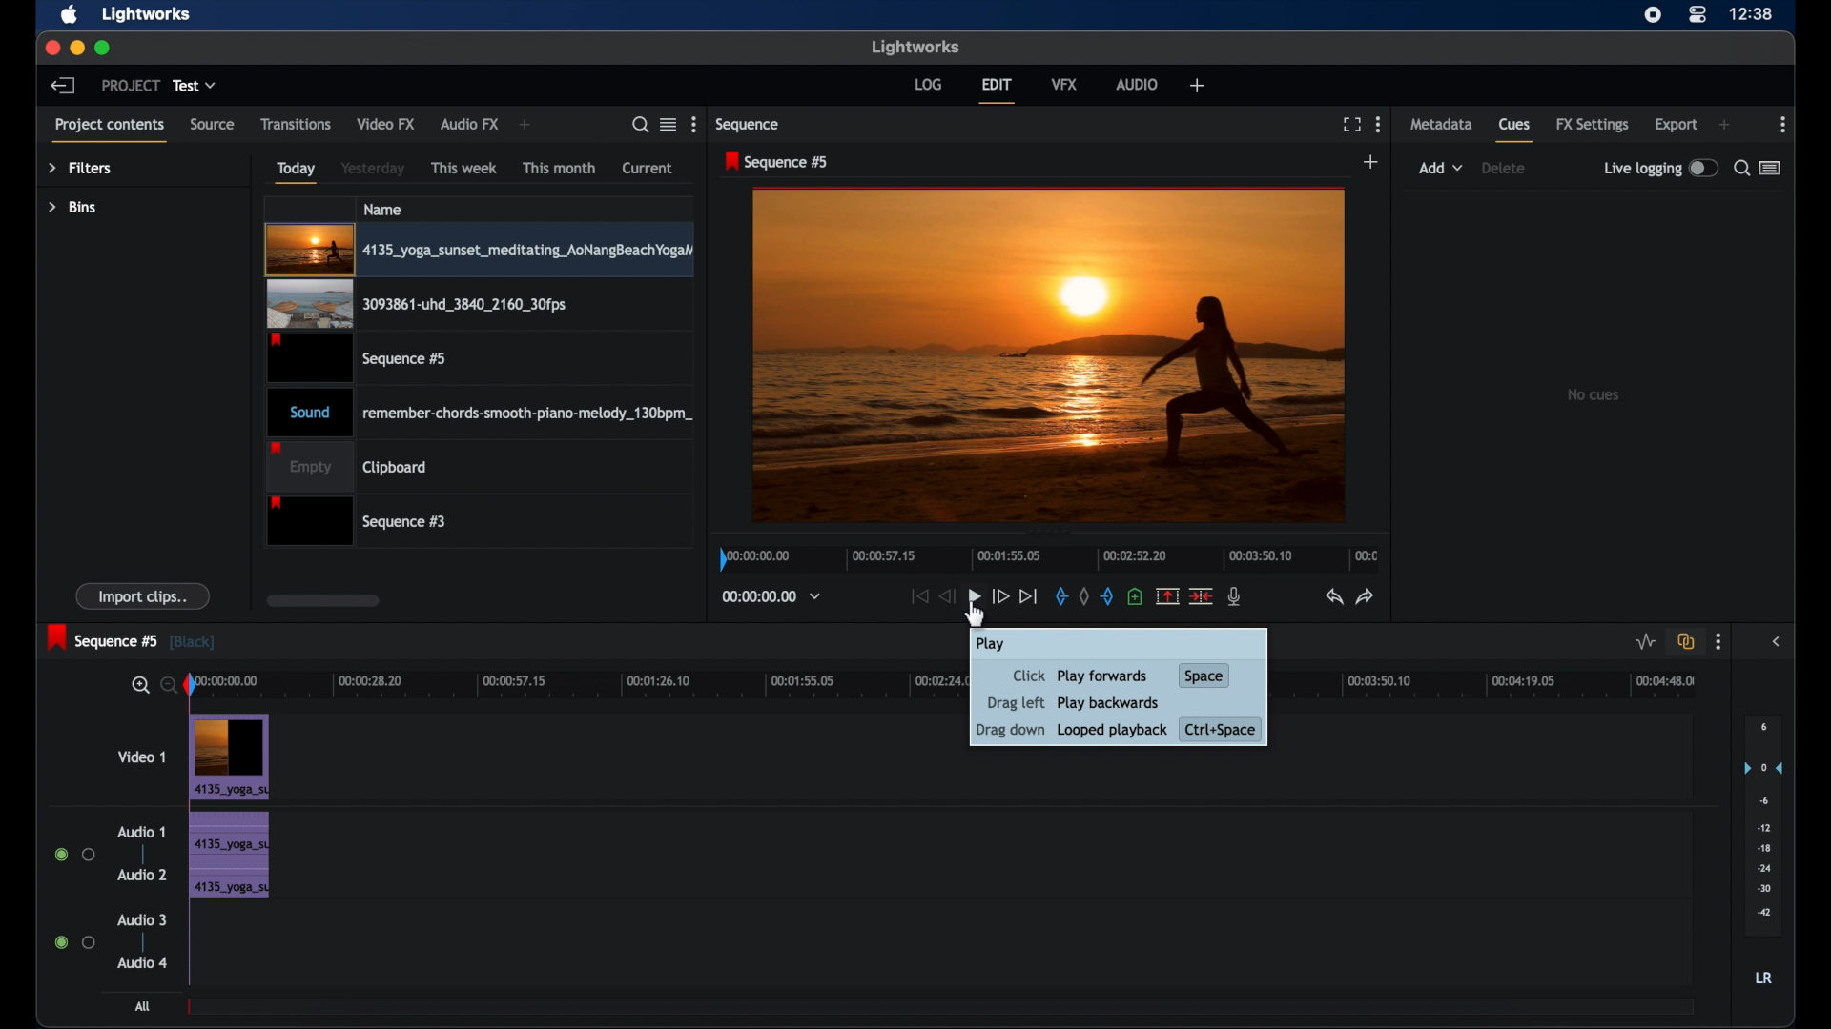 The image size is (1831, 1029). Describe the element at coordinates (139, 833) in the screenshot. I see `audio 1` at that location.